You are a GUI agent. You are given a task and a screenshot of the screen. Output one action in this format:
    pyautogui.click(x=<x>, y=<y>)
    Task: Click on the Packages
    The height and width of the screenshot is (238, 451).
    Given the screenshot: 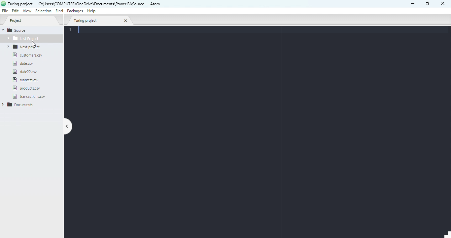 What is the action you would take?
    pyautogui.click(x=76, y=11)
    